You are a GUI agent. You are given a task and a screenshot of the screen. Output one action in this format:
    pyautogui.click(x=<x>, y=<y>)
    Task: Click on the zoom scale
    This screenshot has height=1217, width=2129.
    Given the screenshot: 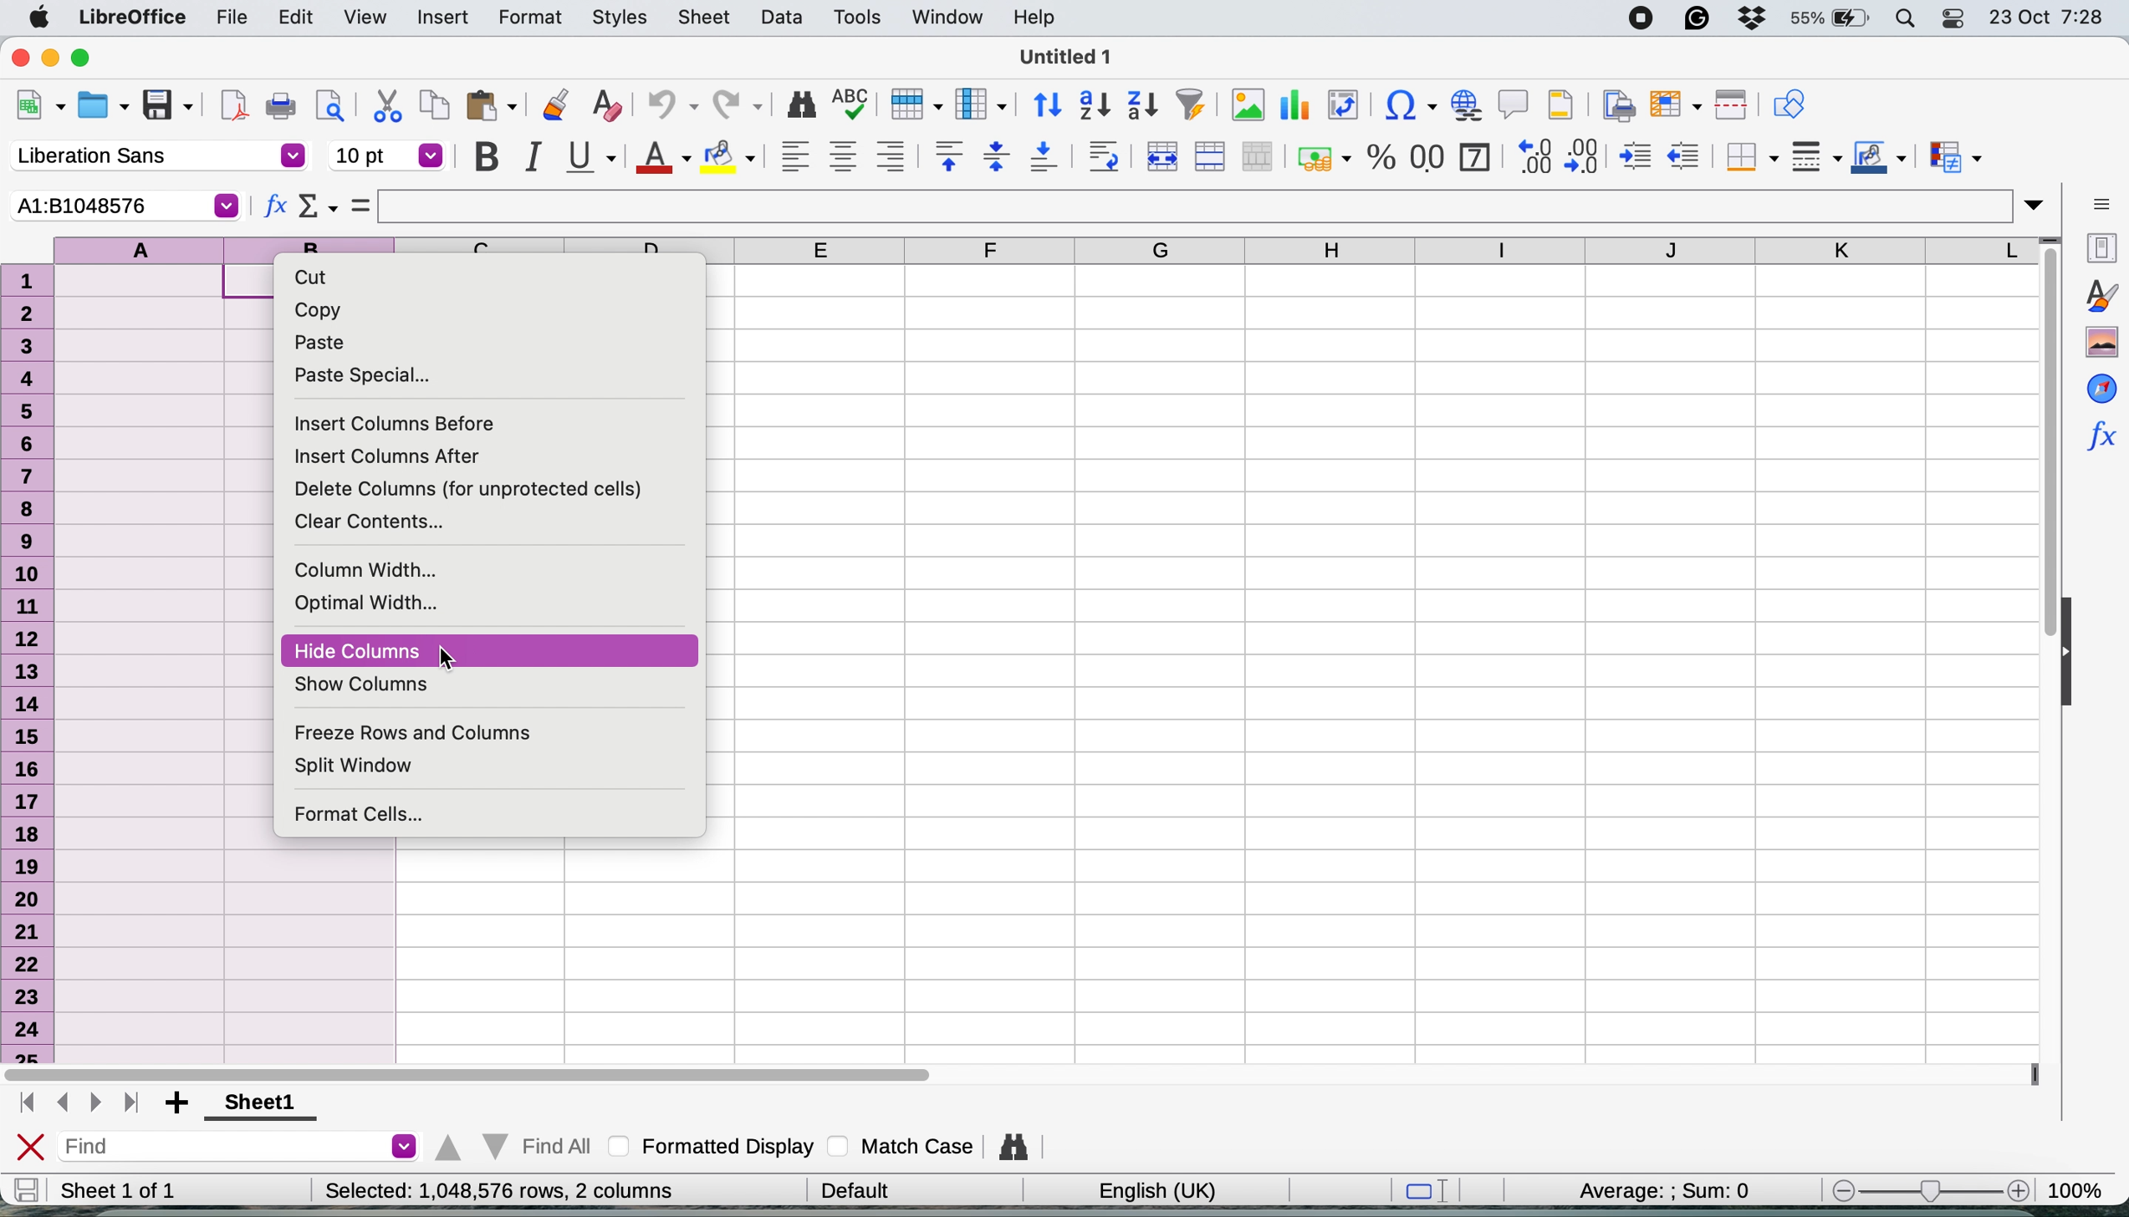 What is the action you would take?
    pyautogui.click(x=1923, y=1190)
    